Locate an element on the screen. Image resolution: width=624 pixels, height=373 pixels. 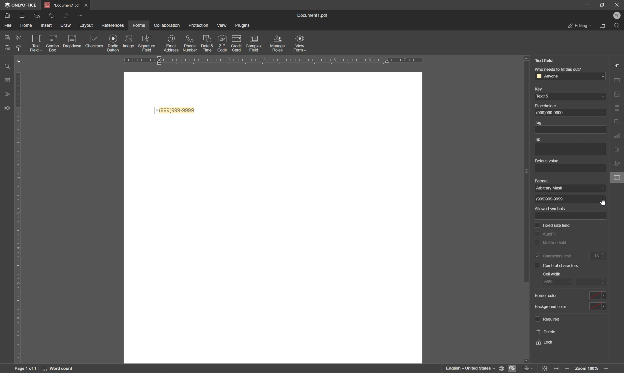
radio button is located at coordinates (113, 42).